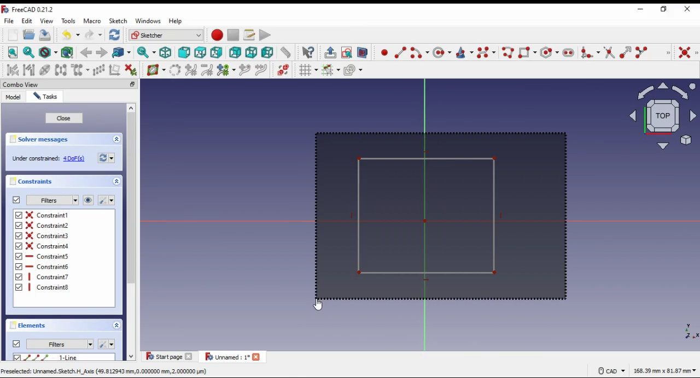  I want to click on Constraint, so click(50, 287).